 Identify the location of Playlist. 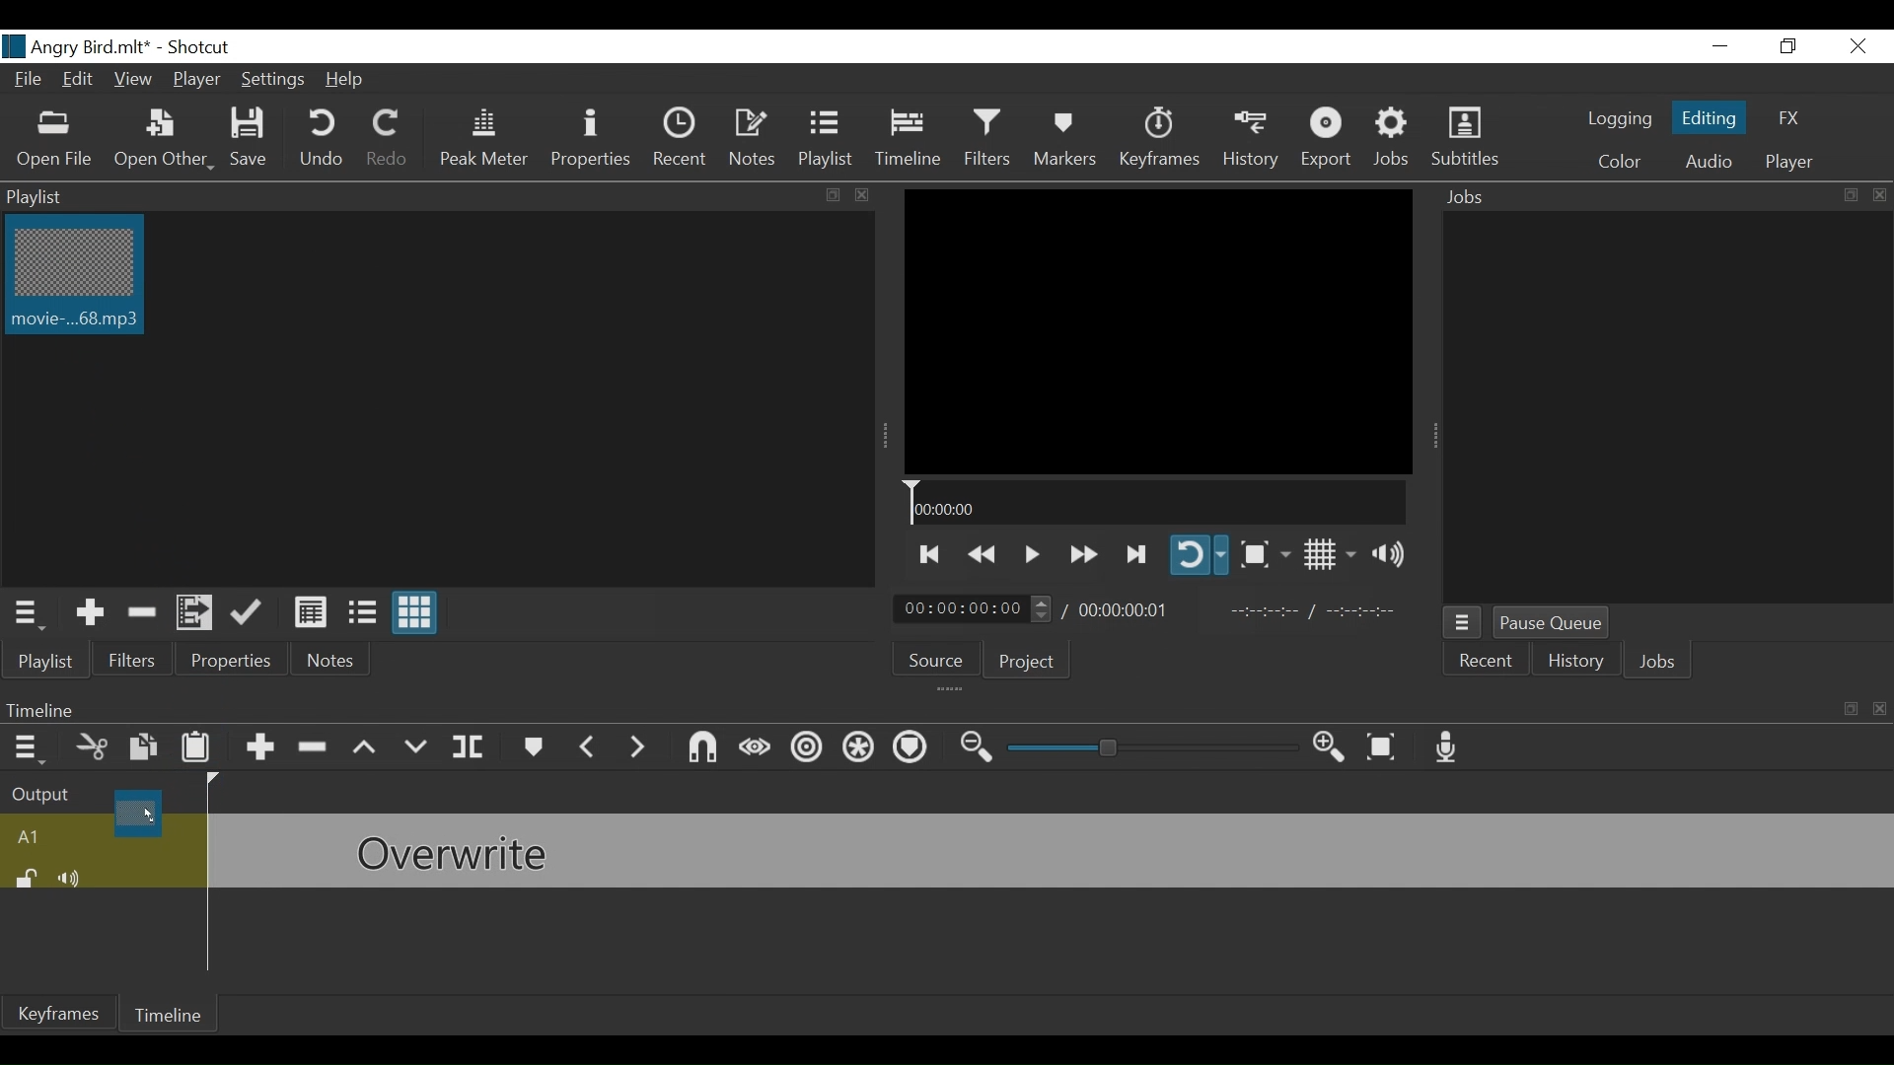
(825, 138).